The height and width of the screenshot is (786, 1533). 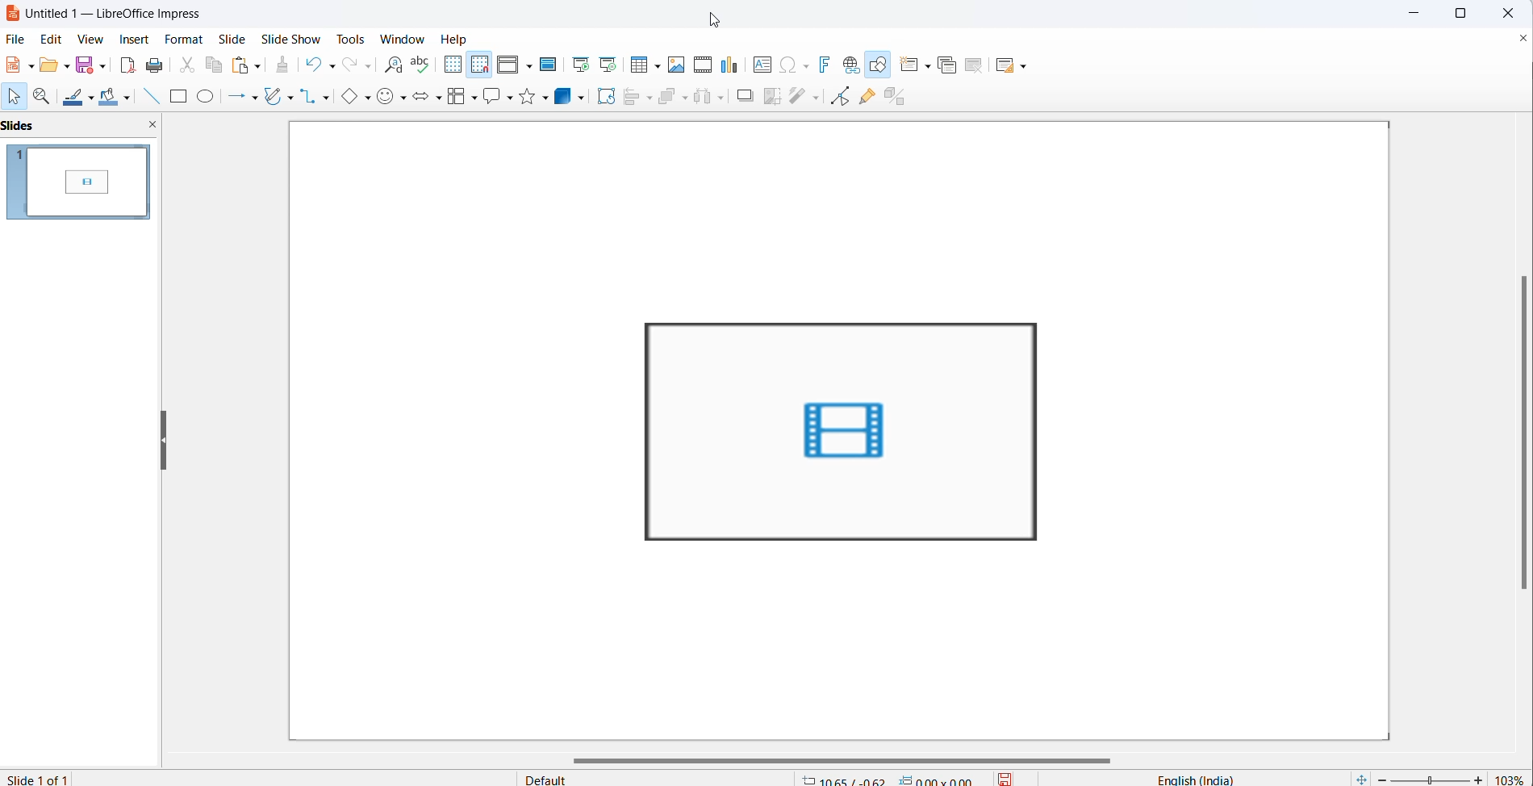 I want to click on export as pdf, so click(x=126, y=65).